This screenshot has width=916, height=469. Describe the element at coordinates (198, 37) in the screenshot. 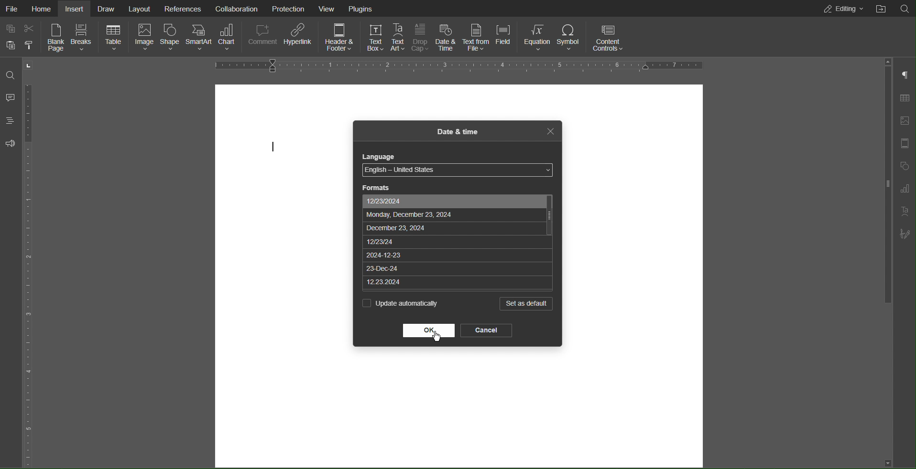

I see `SmartArt` at that location.